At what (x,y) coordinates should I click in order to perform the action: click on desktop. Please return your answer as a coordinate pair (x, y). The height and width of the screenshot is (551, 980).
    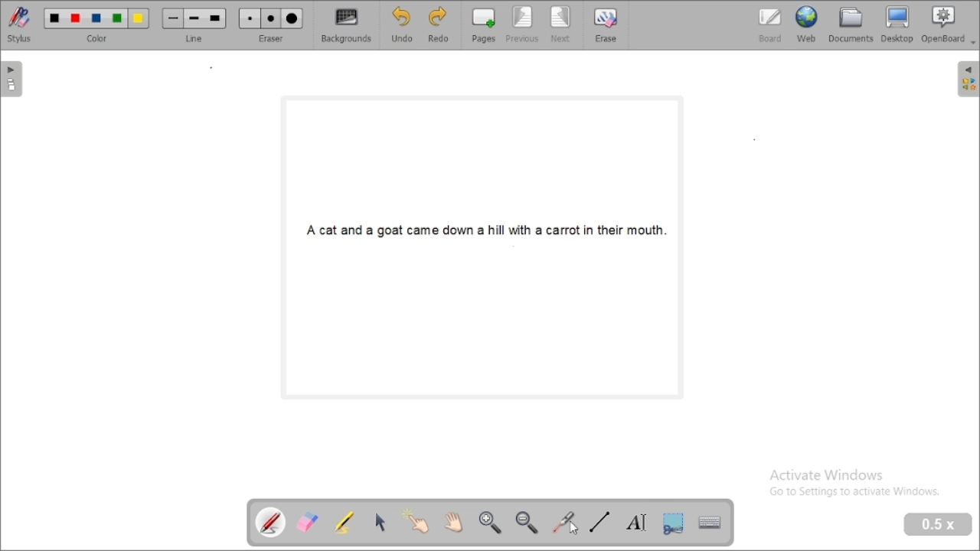
    Looking at the image, I should click on (897, 24).